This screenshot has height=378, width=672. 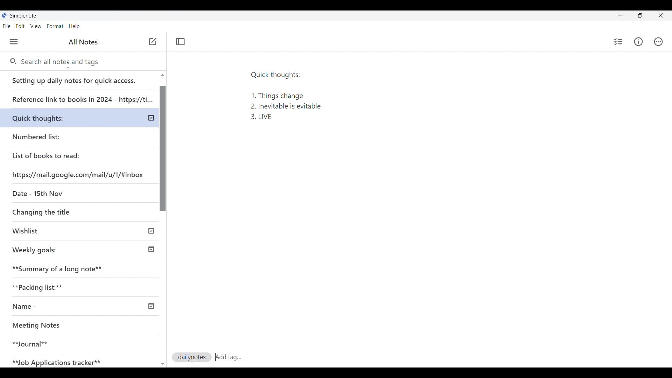 I want to click on List of books, so click(x=47, y=155).